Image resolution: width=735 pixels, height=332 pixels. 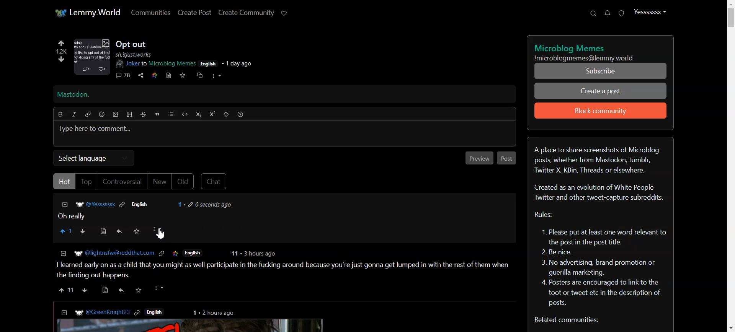 I want to click on 1.2k, so click(x=62, y=51).